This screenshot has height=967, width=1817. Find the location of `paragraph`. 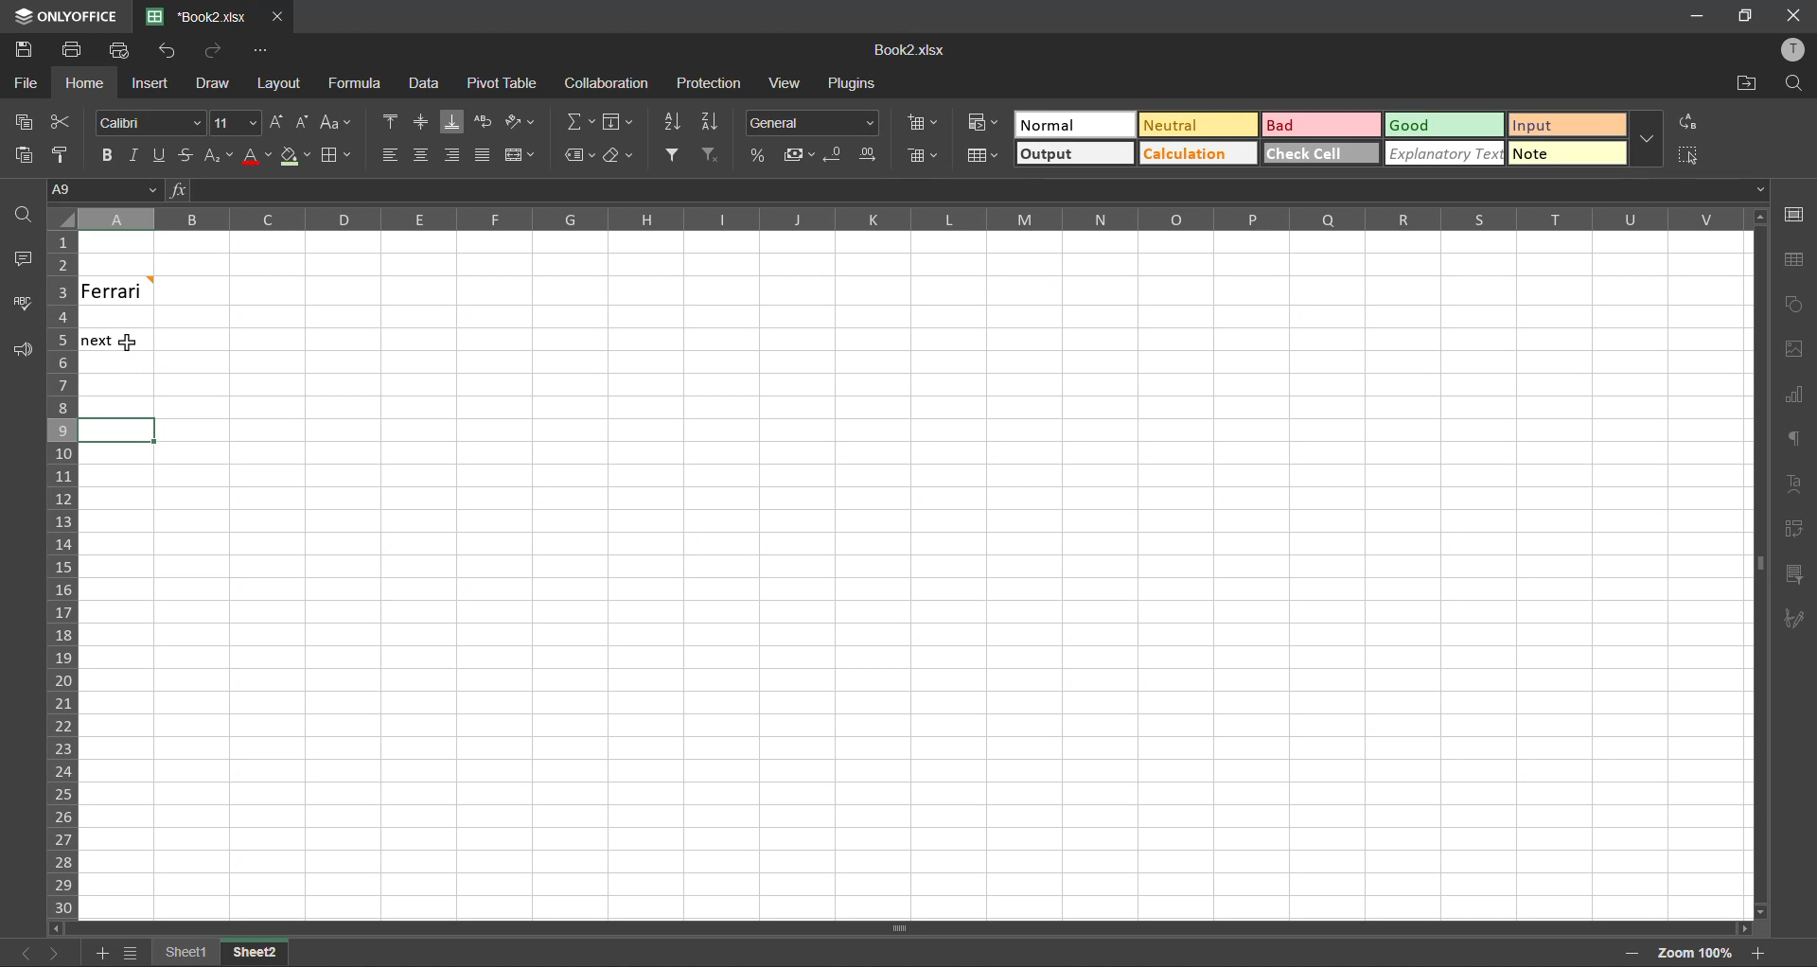

paragraph is located at coordinates (1795, 441).